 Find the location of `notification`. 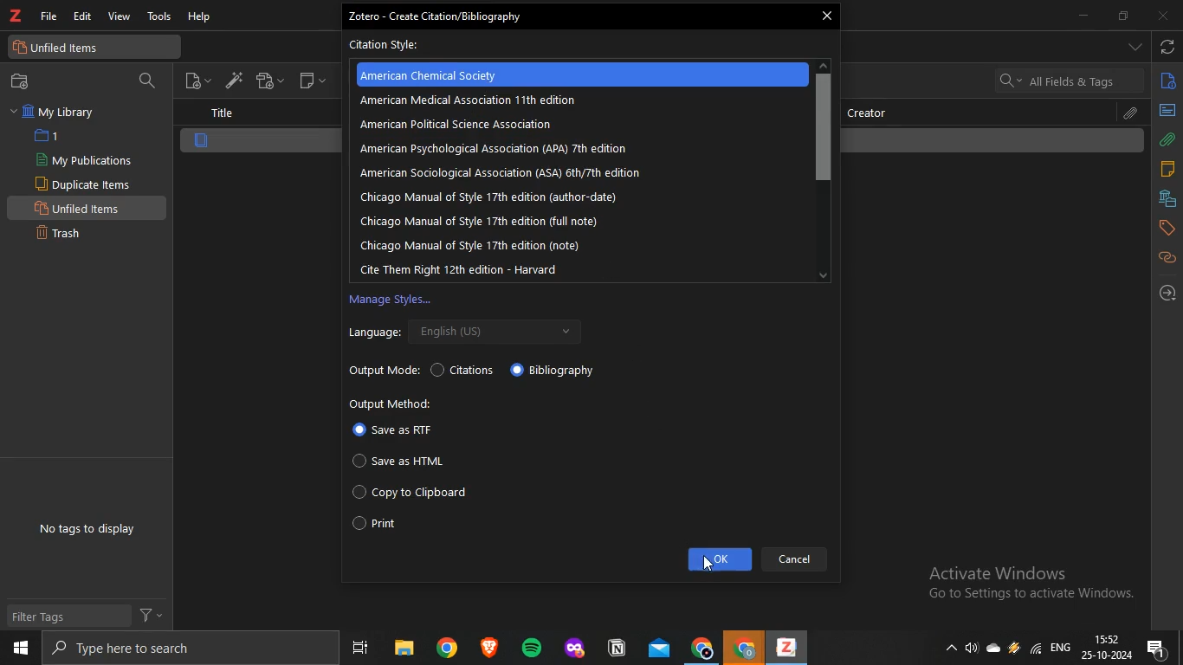

notification is located at coordinates (1158, 648).